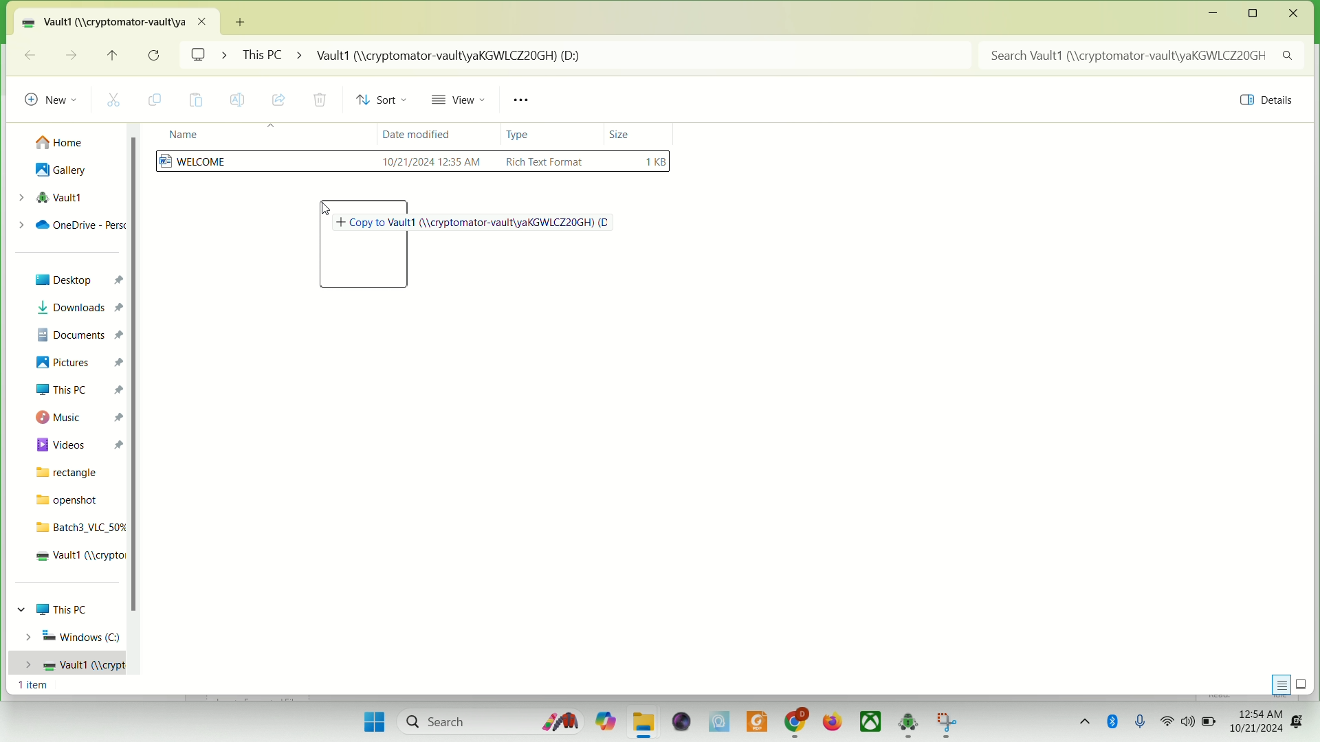 This screenshot has height=742, width=1320. I want to click on details, so click(1262, 102).